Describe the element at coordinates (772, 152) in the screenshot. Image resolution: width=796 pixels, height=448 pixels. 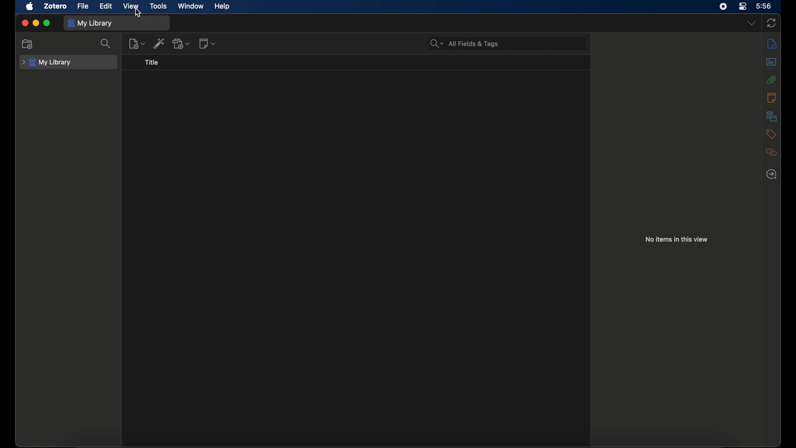
I see `related` at that location.